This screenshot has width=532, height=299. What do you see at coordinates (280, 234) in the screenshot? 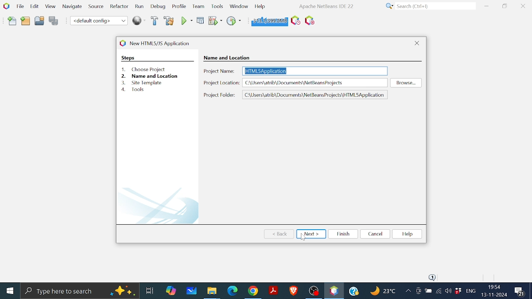
I see `Back` at bounding box center [280, 234].